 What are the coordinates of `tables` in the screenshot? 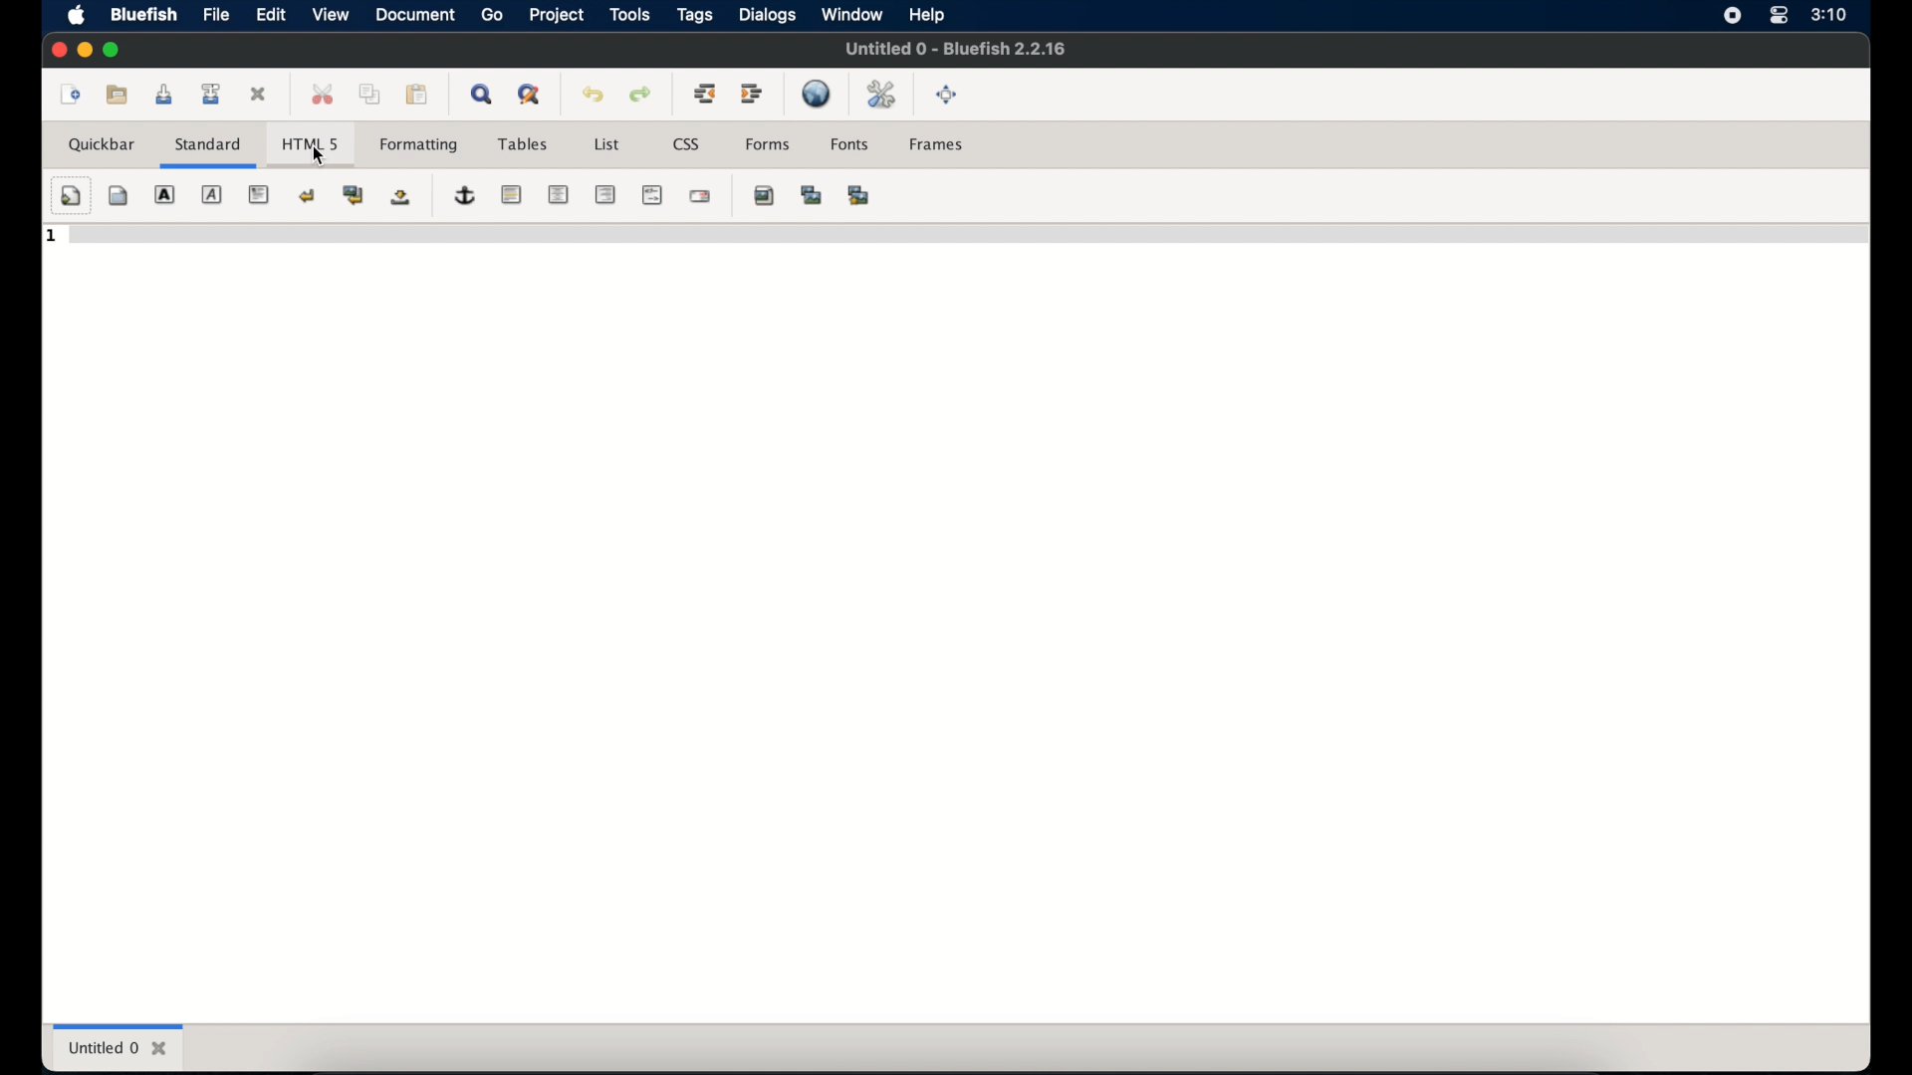 It's located at (523, 144).